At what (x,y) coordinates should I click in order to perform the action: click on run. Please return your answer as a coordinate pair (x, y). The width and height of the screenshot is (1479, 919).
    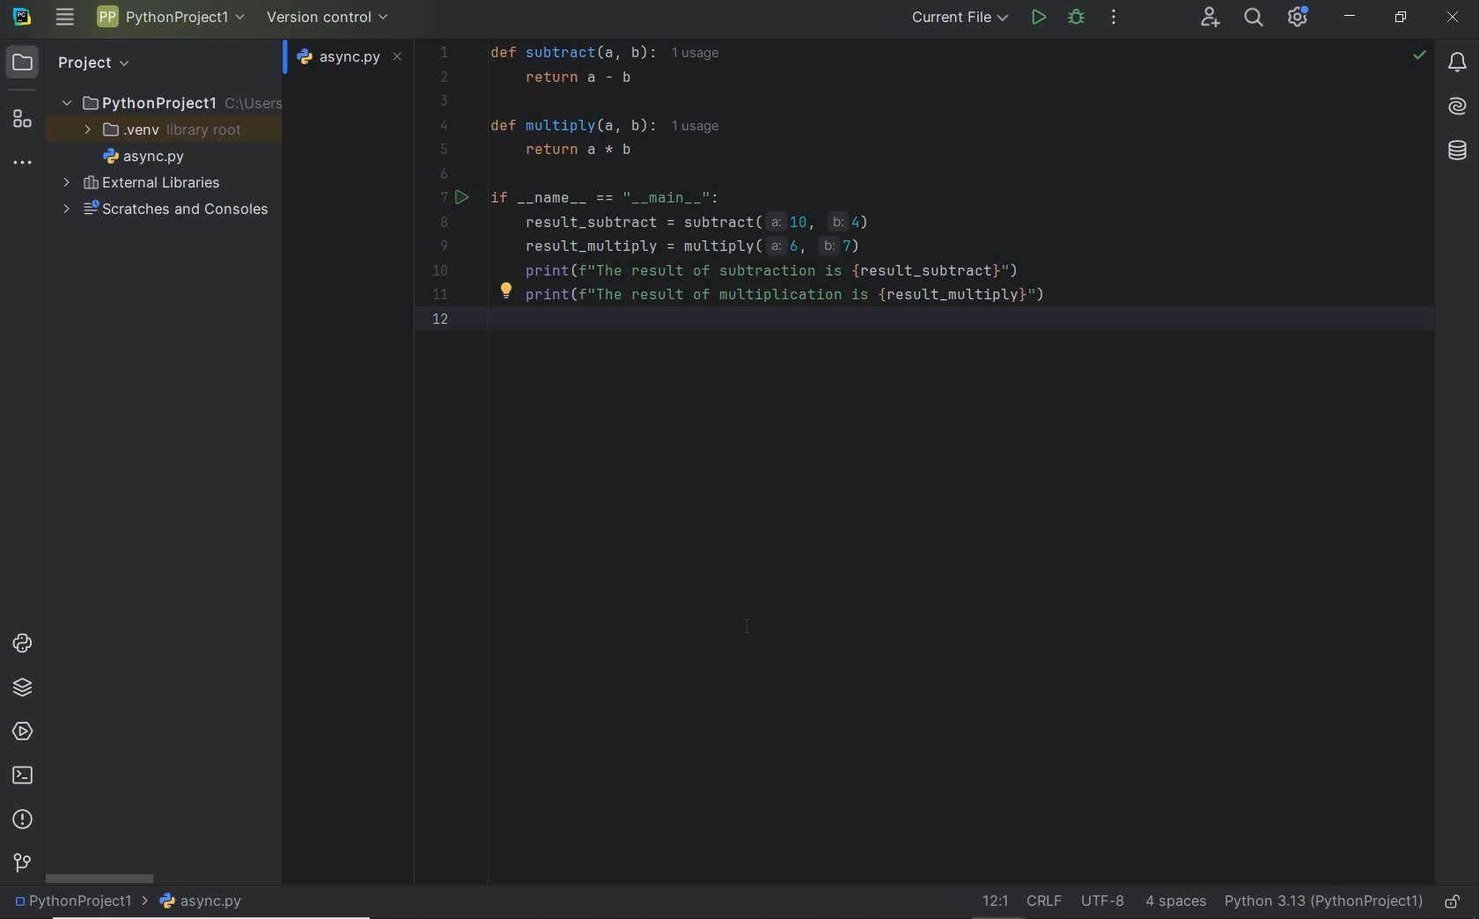
    Looking at the image, I should click on (1038, 19).